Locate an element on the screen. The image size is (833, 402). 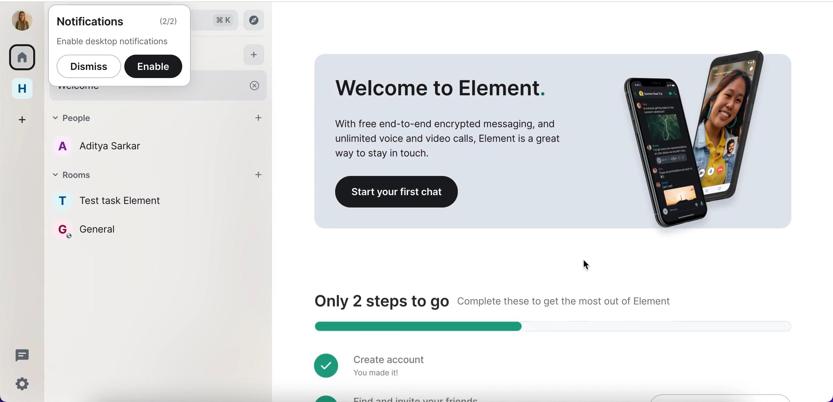
add is located at coordinates (258, 175).